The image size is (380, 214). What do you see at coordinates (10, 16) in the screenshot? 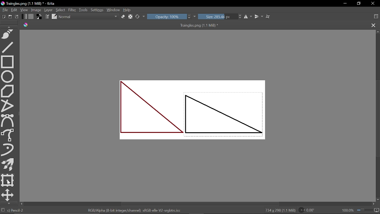
I see `Open document` at bounding box center [10, 16].